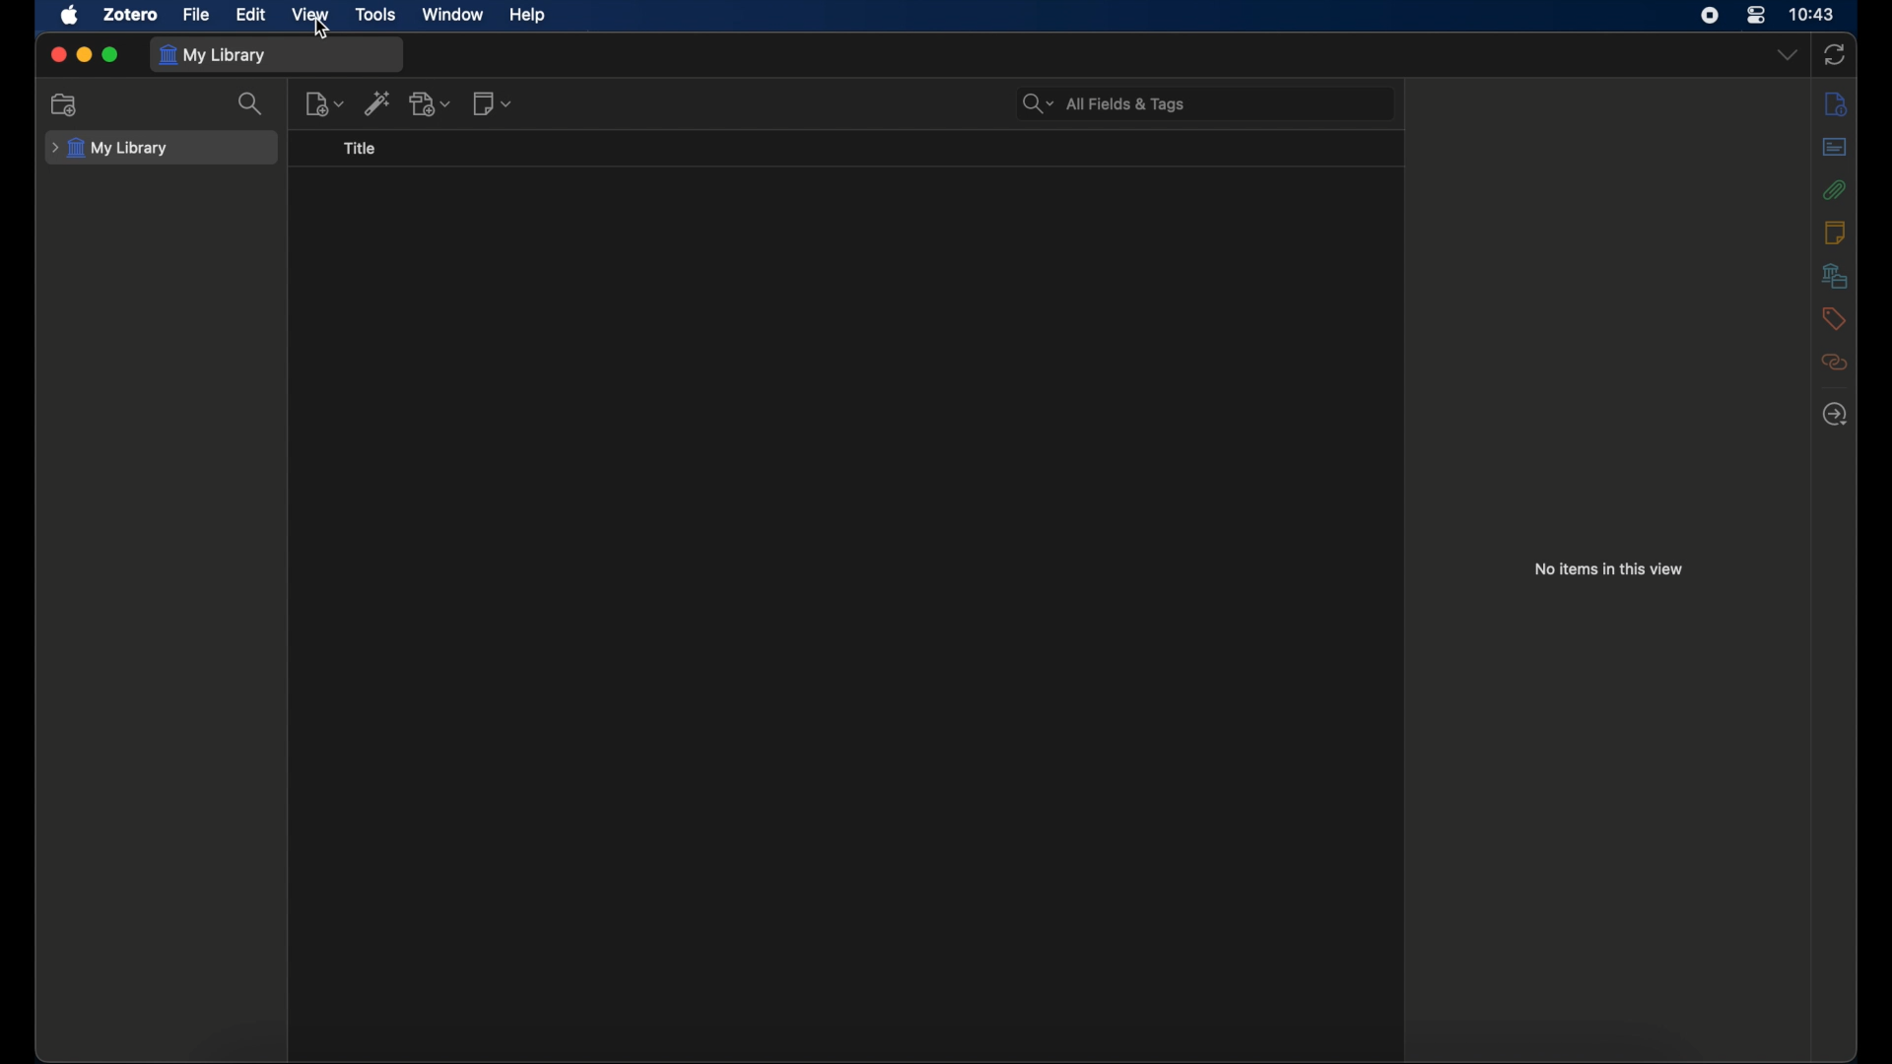 The width and height of the screenshot is (1892, 1064). Describe the element at coordinates (112, 55) in the screenshot. I see `maximize` at that location.